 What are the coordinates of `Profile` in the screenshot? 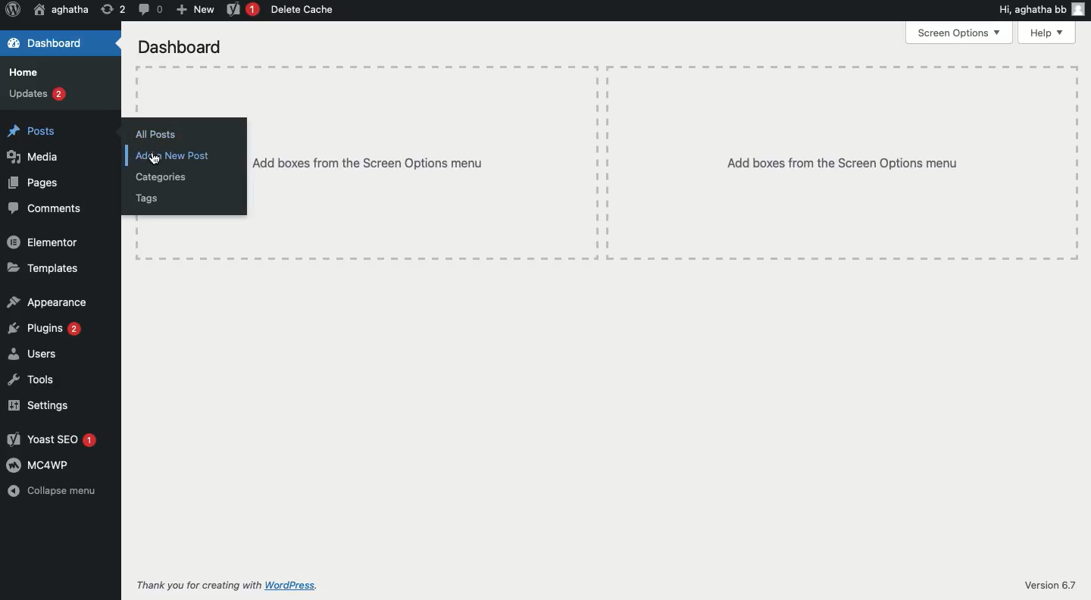 It's located at (1080, 11).